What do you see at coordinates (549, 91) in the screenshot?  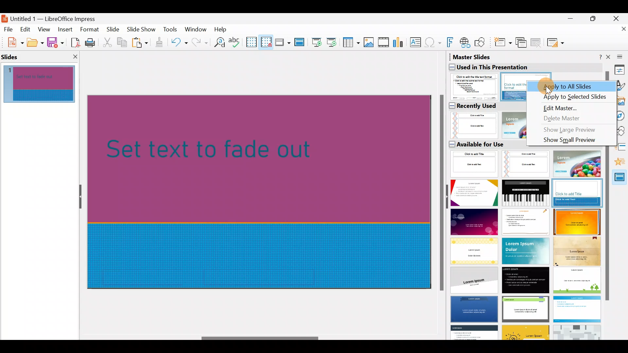 I see `Cursor` at bounding box center [549, 91].